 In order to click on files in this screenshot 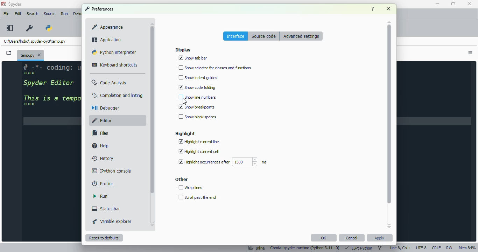, I will do `click(100, 133)`.